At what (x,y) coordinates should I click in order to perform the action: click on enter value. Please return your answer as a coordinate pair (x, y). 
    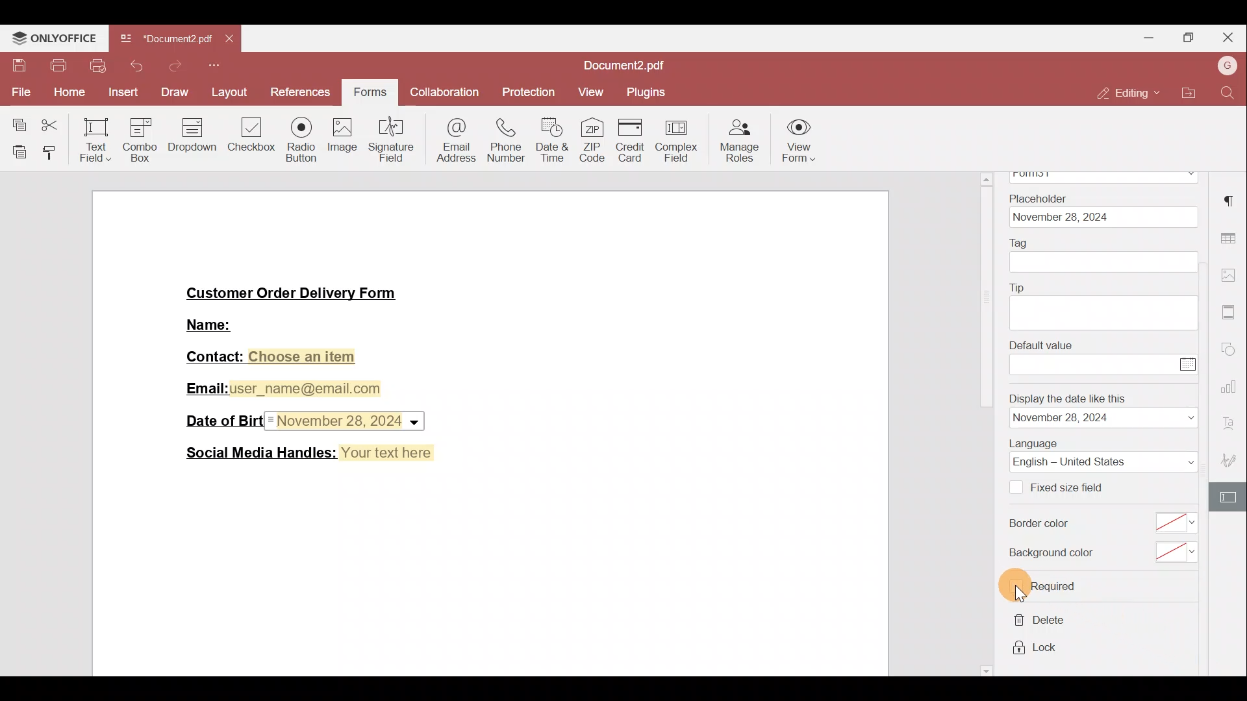
    Looking at the image, I should click on (1091, 365).